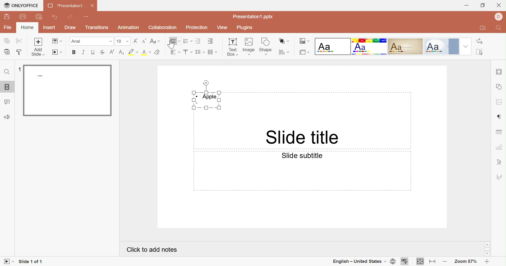 The image size is (506, 266). I want to click on Text Art settings, so click(500, 162).